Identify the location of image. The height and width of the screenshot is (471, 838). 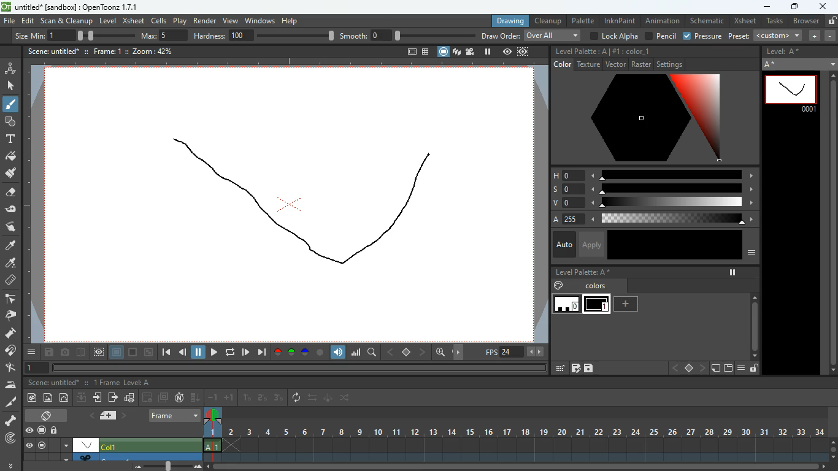
(169, 465).